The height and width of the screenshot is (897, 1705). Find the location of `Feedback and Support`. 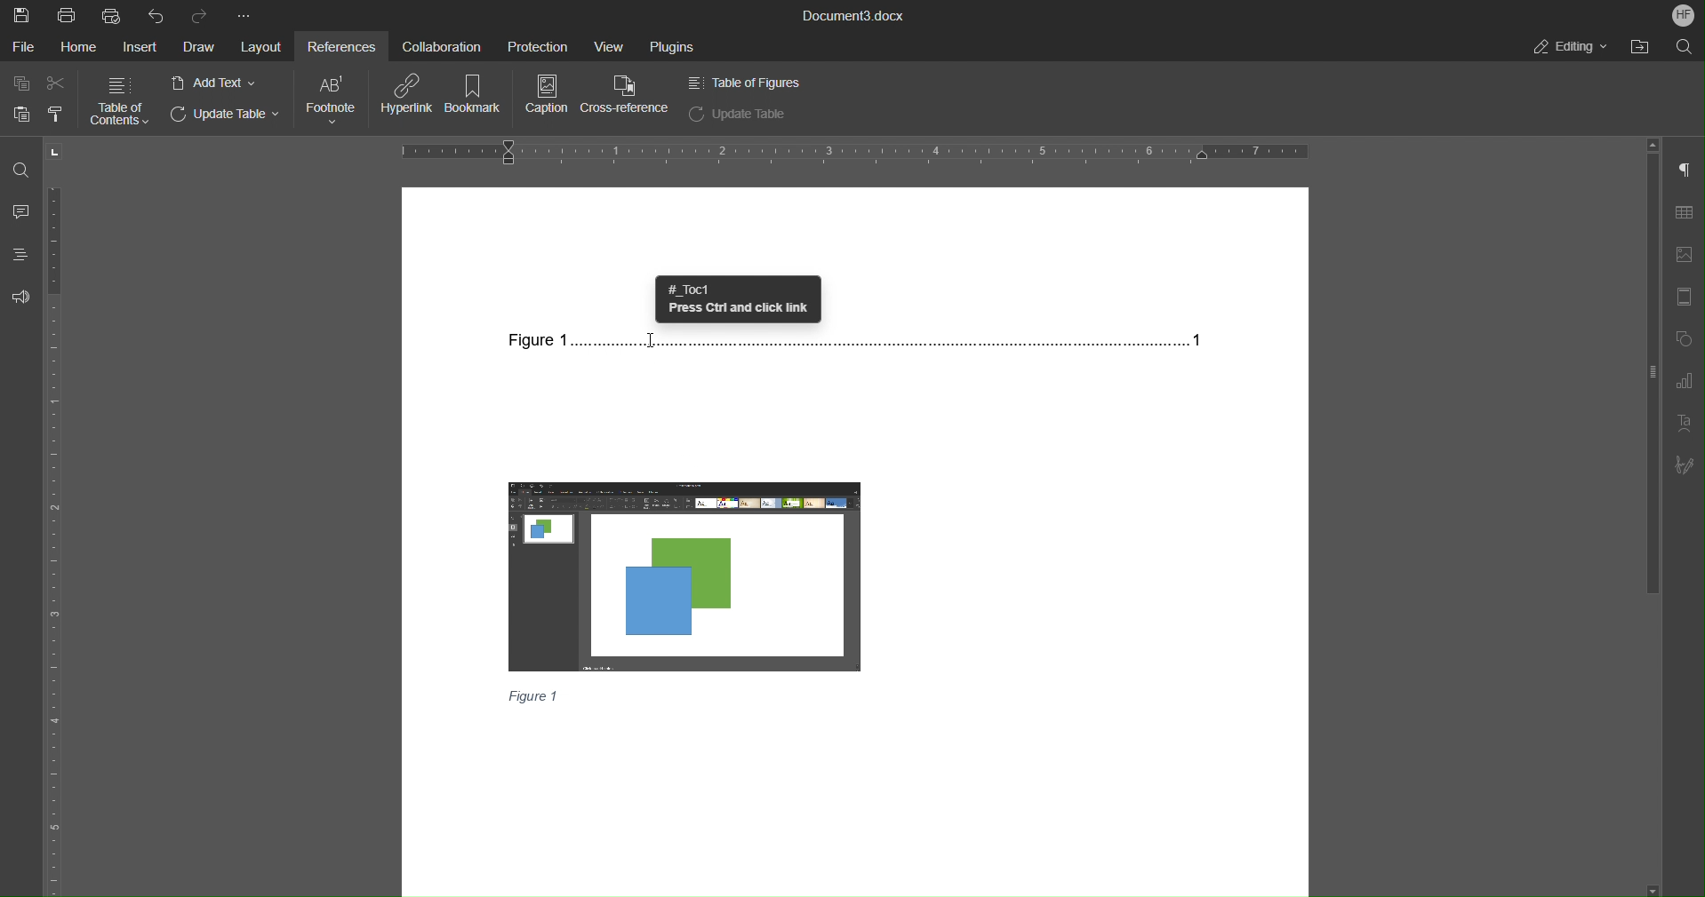

Feedback and Support is located at coordinates (20, 298).